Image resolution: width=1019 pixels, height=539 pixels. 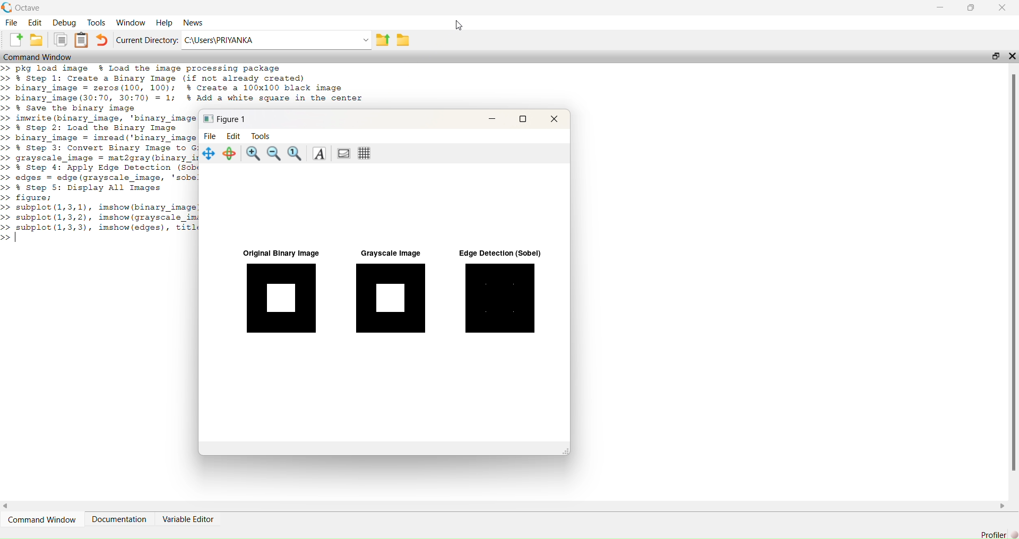 I want to click on Grayscale Image, so click(x=391, y=298).